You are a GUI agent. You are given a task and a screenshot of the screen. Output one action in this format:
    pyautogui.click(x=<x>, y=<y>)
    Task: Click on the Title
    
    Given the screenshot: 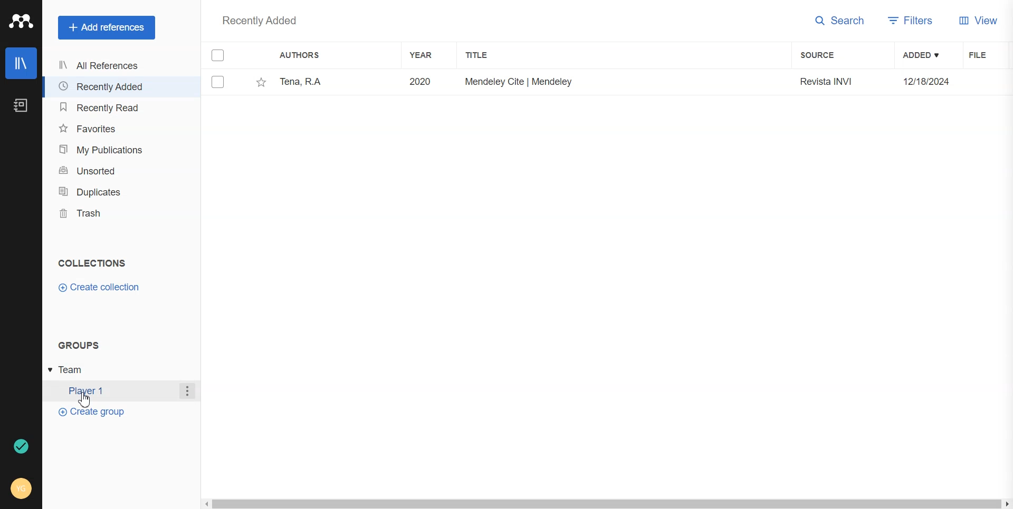 What is the action you would take?
    pyautogui.click(x=482, y=55)
    